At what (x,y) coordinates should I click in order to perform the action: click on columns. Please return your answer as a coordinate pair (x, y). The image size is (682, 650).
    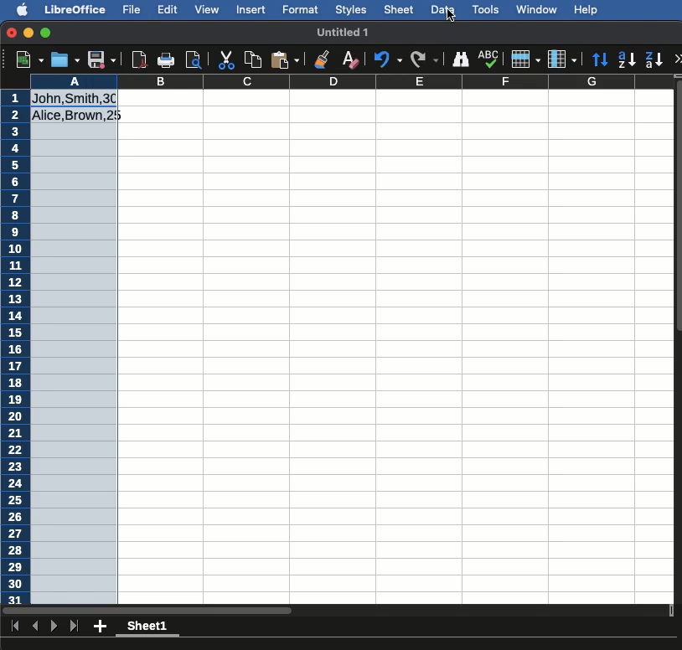
    Looking at the image, I should click on (394, 82).